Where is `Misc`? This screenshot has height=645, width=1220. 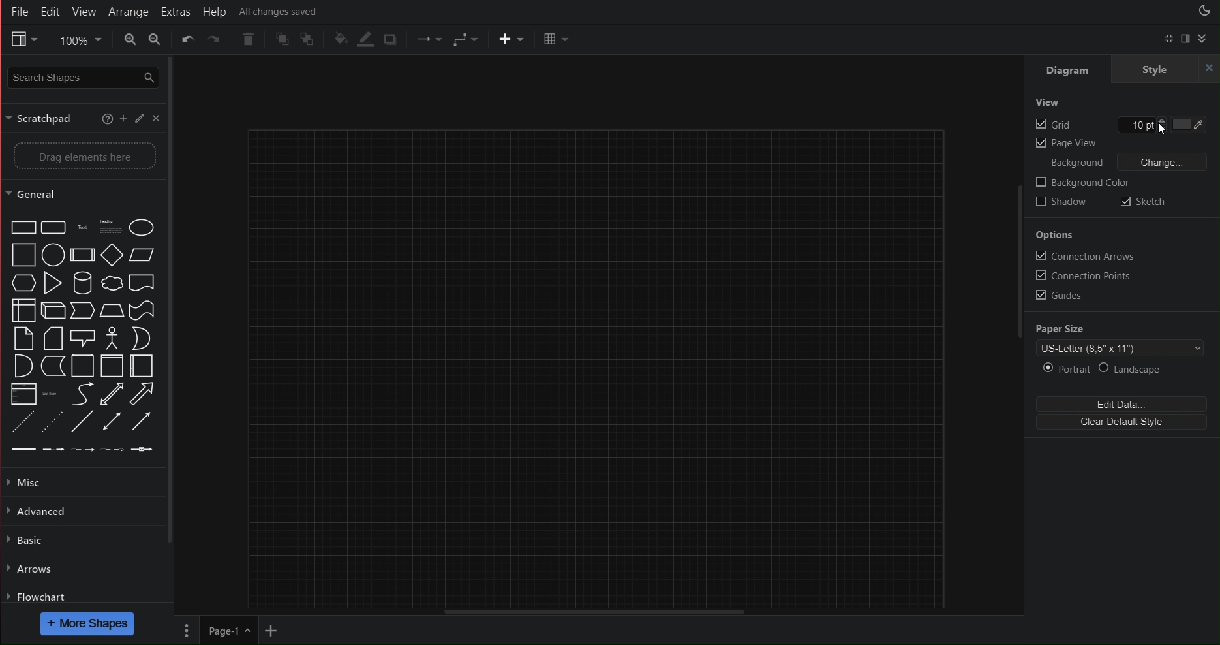 Misc is located at coordinates (37, 482).